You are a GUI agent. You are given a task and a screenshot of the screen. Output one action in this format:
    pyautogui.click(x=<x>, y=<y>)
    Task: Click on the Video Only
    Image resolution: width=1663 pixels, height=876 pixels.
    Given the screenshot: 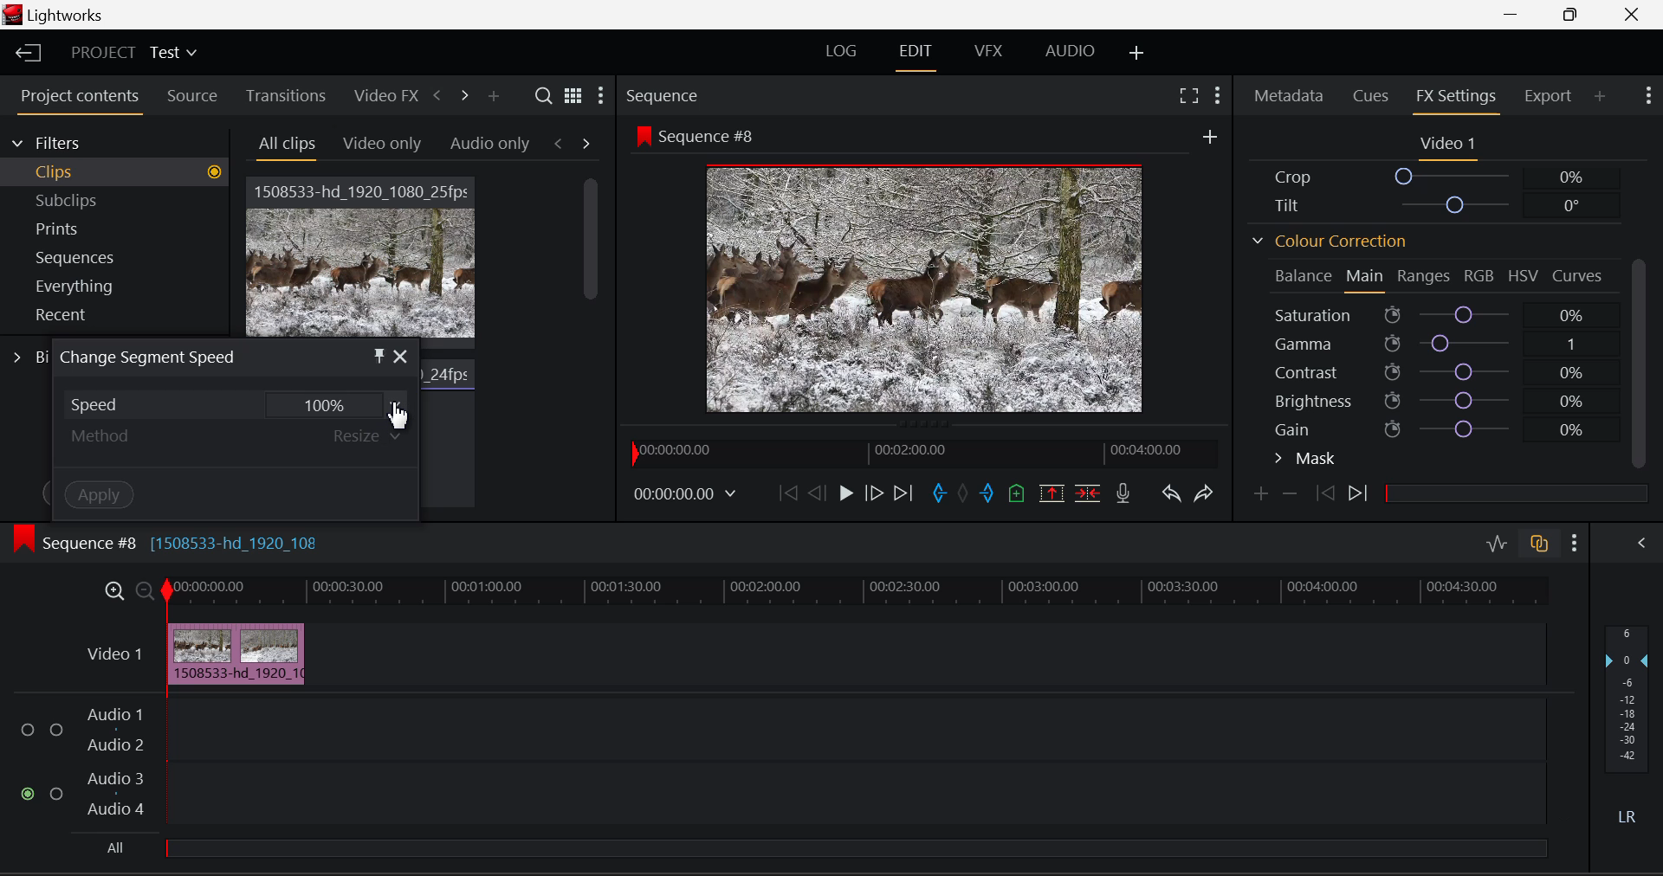 What is the action you would take?
    pyautogui.click(x=379, y=140)
    